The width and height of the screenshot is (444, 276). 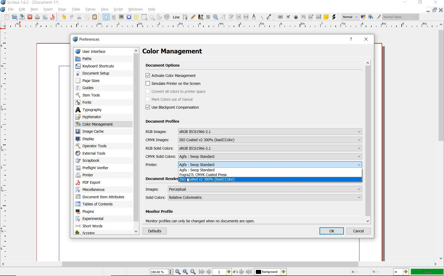 What do you see at coordinates (238, 17) in the screenshot?
I see `link text frames` at bounding box center [238, 17].